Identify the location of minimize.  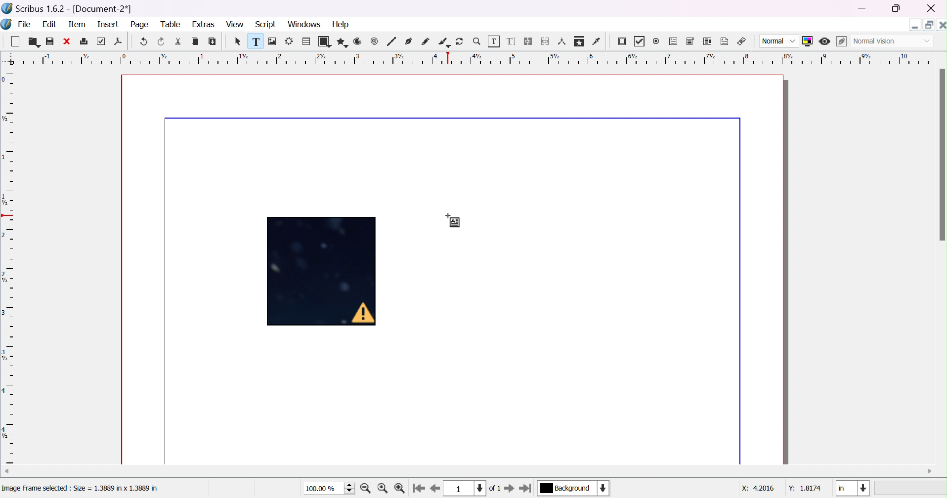
(864, 9).